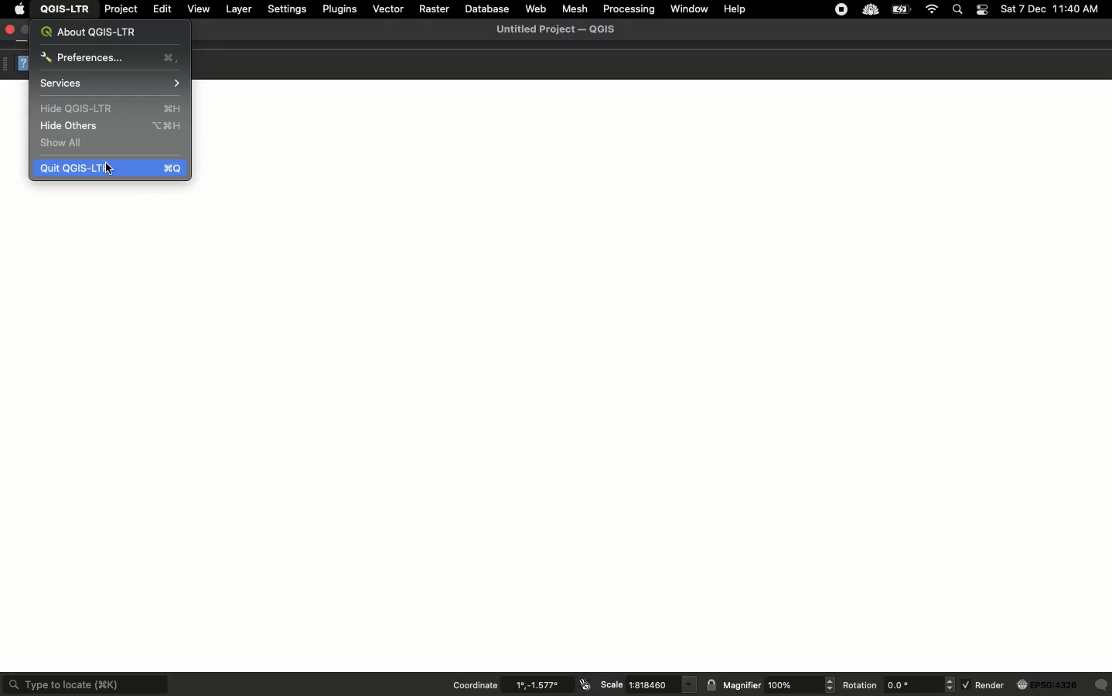 The width and height of the screenshot is (1112, 696). I want to click on Hide, so click(112, 109).